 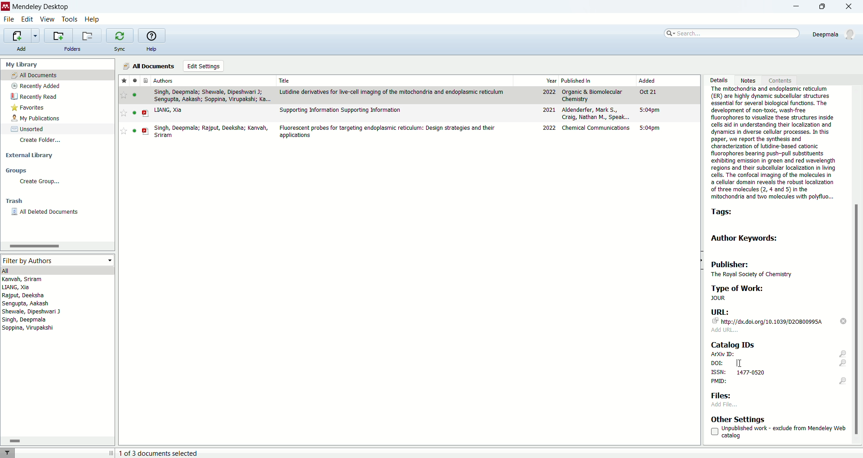 I want to click on help, so click(x=92, y=20).